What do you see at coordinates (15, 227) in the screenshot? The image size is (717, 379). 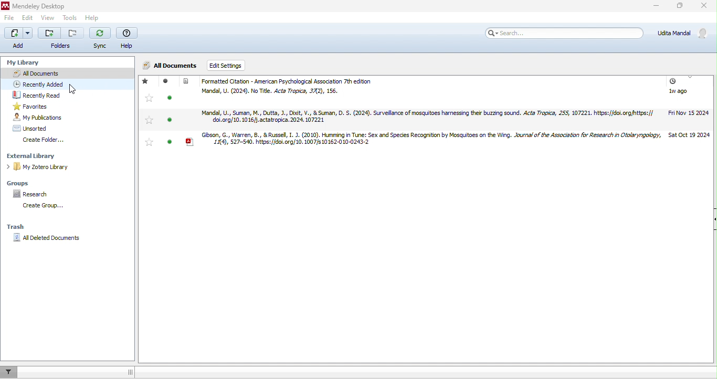 I see `Trash` at bounding box center [15, 227].